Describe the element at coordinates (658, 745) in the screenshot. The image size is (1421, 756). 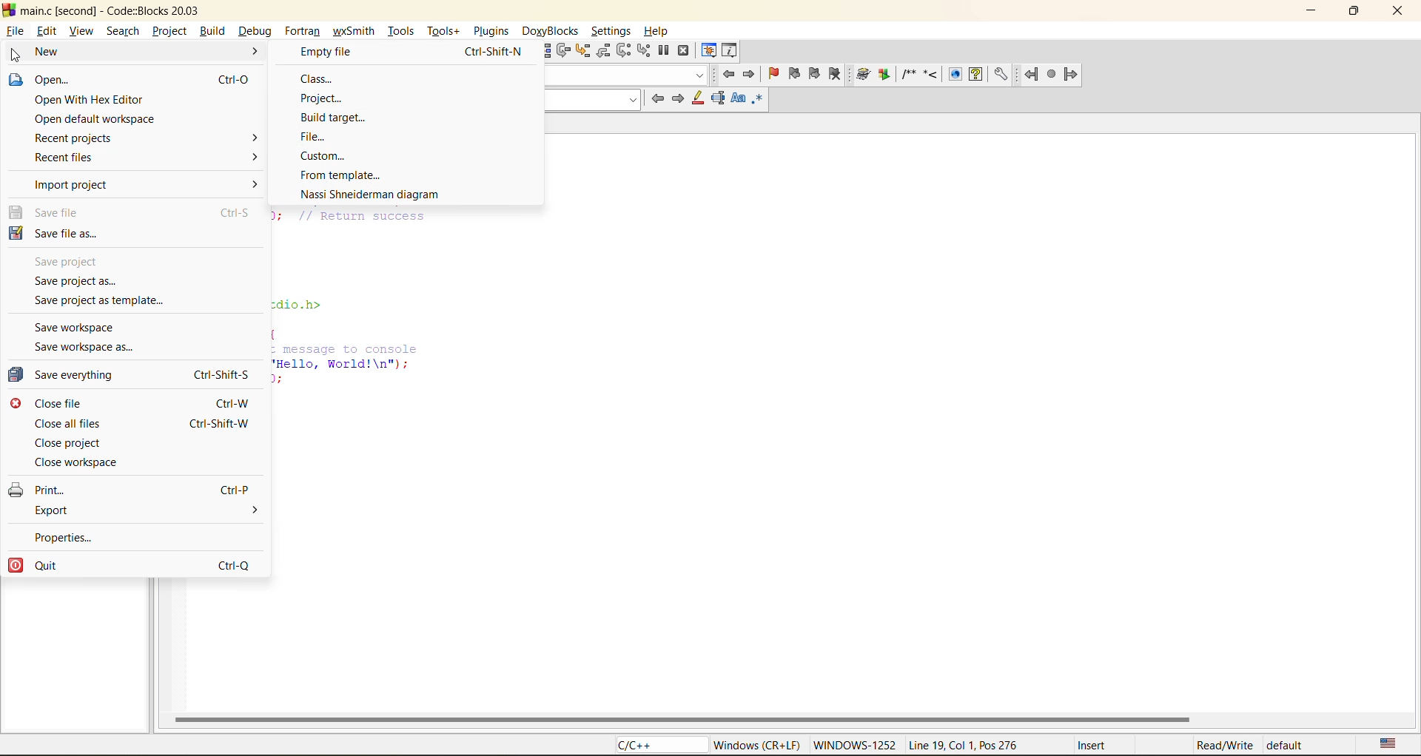
I see `language` at that location.